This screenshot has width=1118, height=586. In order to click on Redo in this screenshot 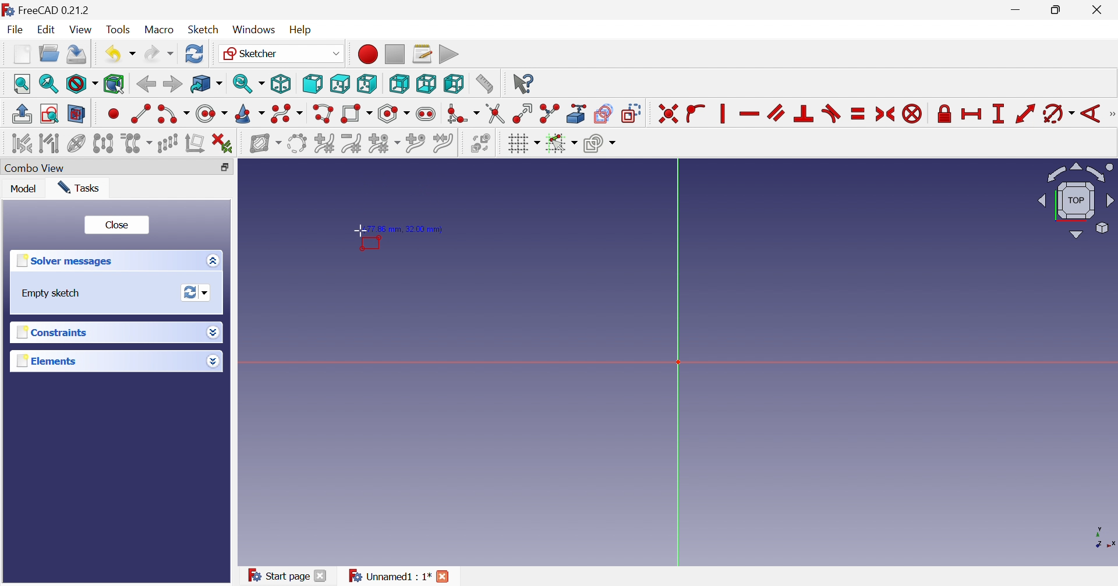, I will do `click(159, 54)`.